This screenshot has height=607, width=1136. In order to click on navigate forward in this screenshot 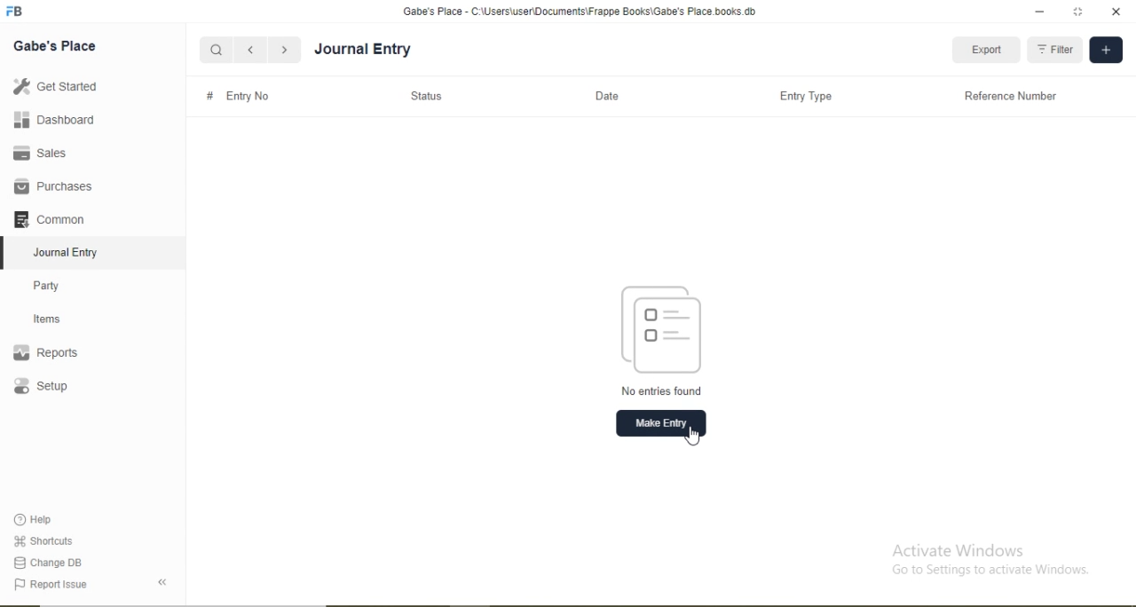, I will do `click(286, 50)`.